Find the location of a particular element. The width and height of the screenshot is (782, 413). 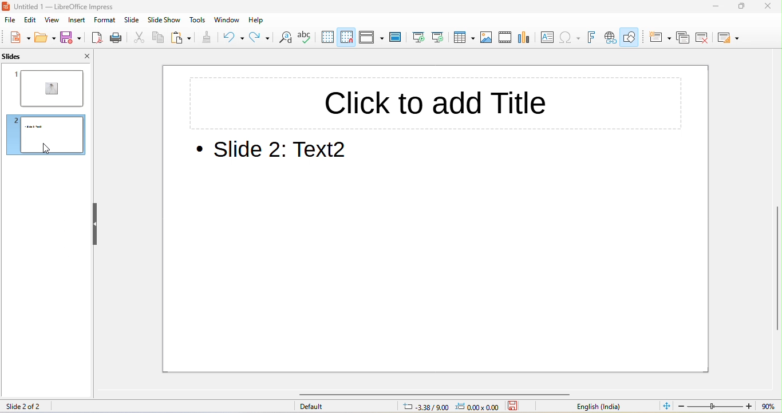

delete slide is located at coordinates (708, 38).